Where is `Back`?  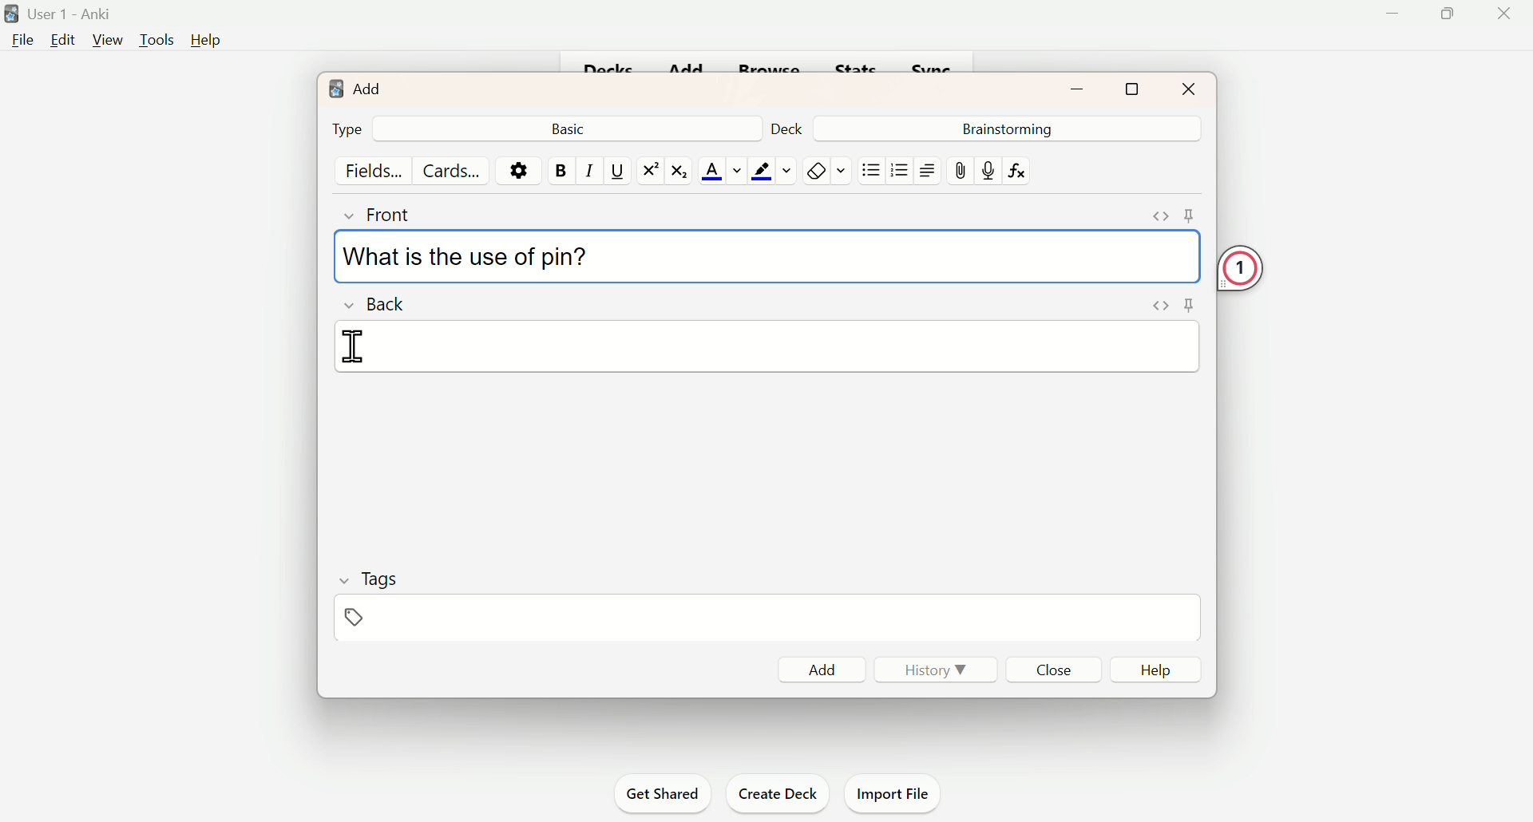 Back is located at coordinates (379, 302).